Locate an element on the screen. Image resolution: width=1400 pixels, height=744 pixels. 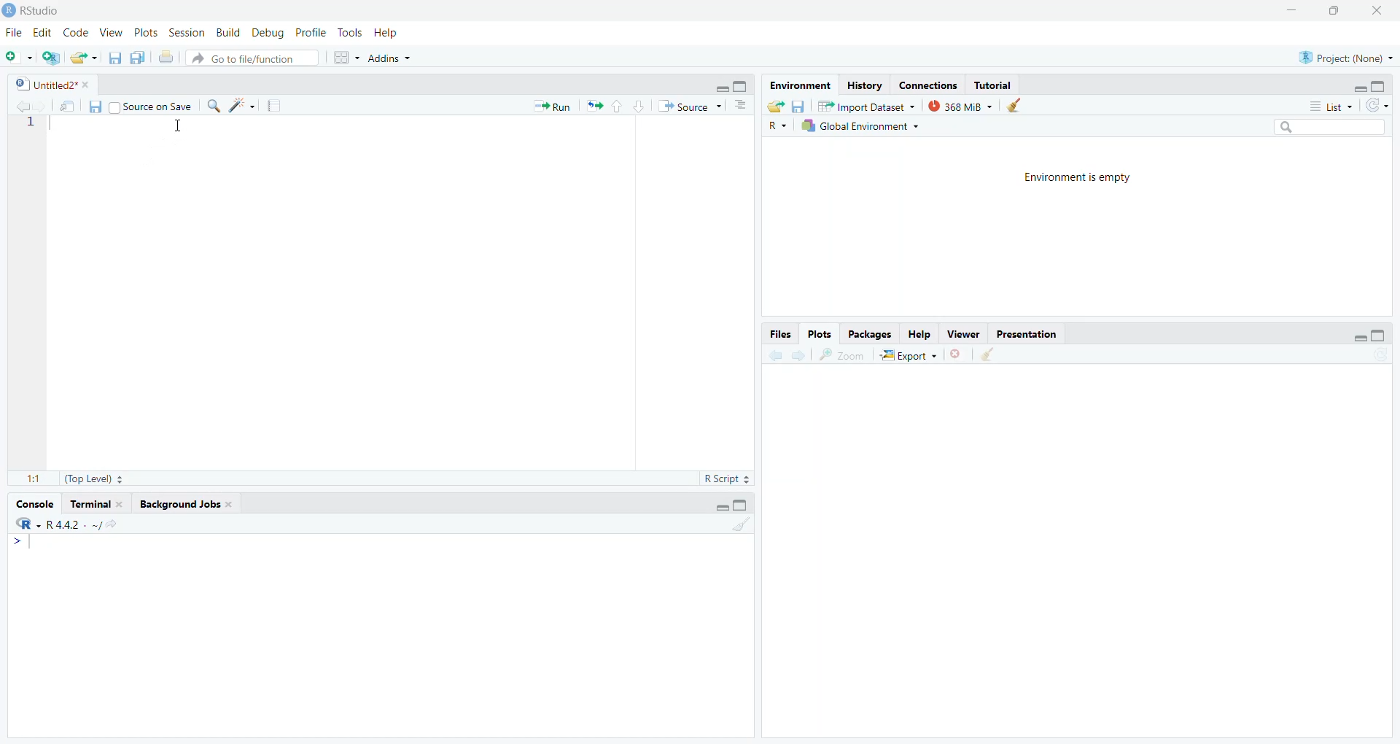
files is located at coordinates (113, 61).